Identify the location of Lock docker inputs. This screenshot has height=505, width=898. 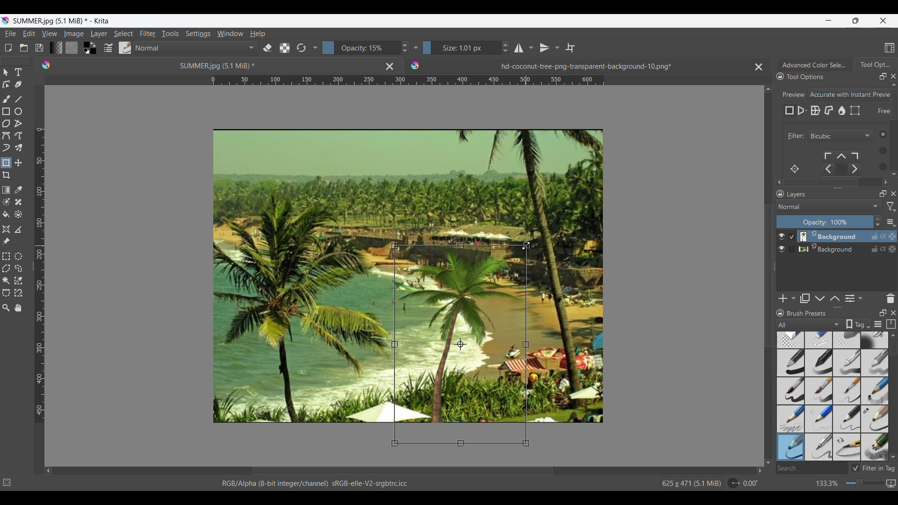
(780, 77).